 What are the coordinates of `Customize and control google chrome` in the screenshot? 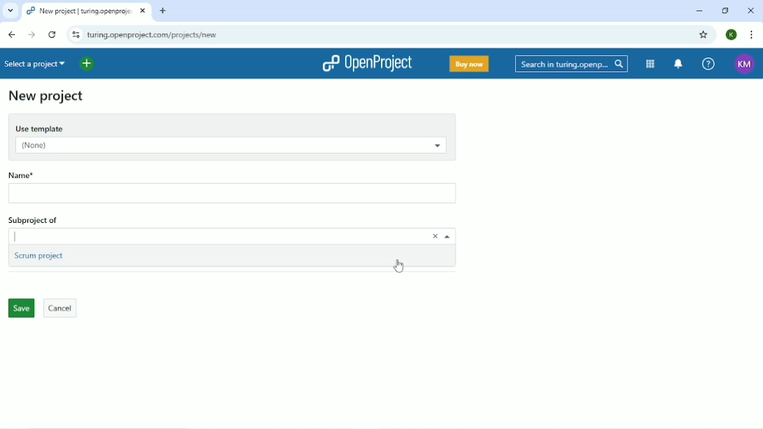 It's located at (752, 34).